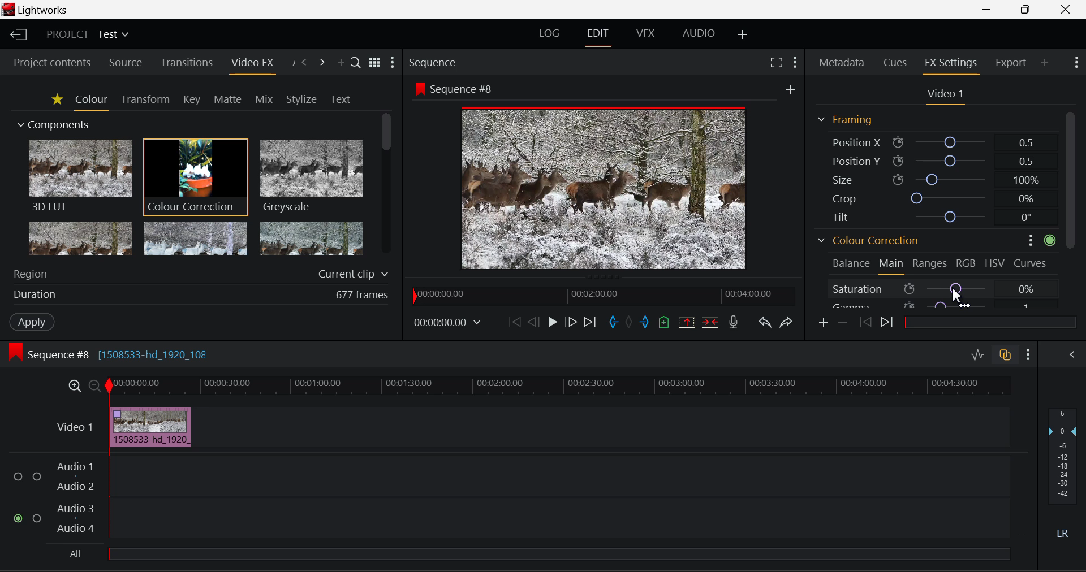 The image size is (1086, 572). Describe the element at coordinates (933, 142) in the screenshot. I see `Position X` at that location.